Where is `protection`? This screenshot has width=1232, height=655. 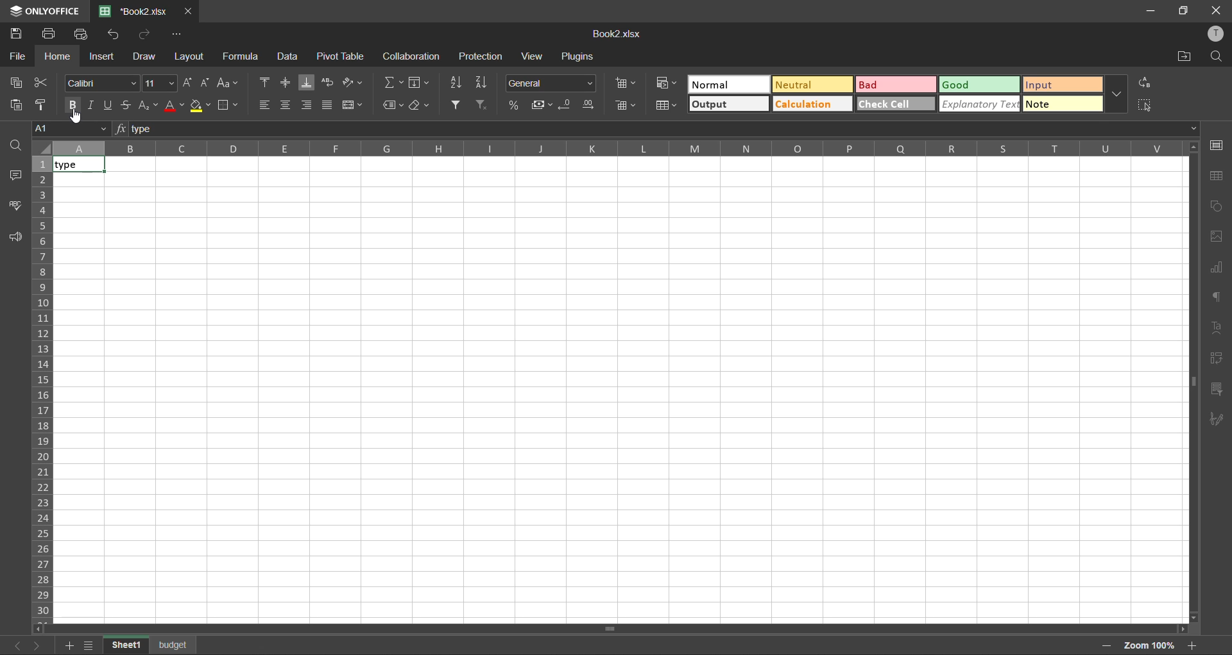
protection is located at coordinates (483, 57).